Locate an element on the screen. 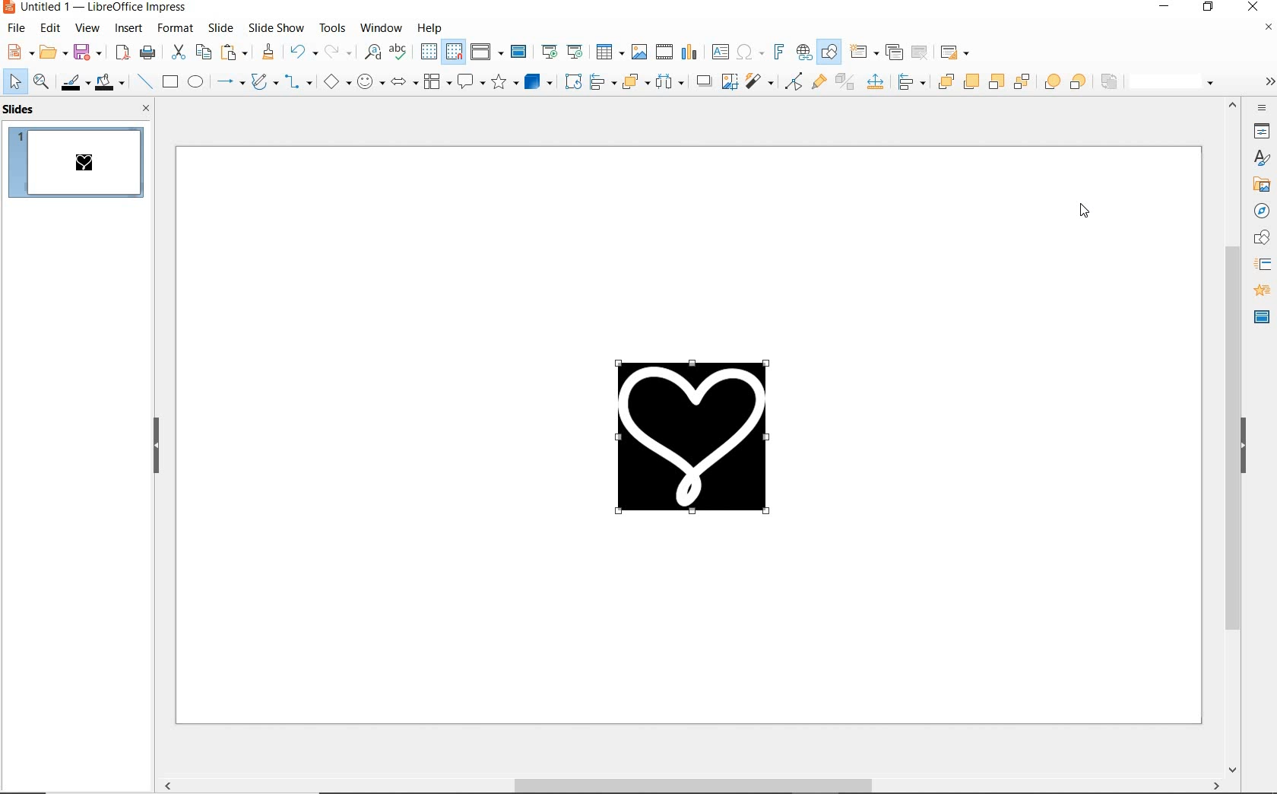  filter is located at coordinates (758, 81).